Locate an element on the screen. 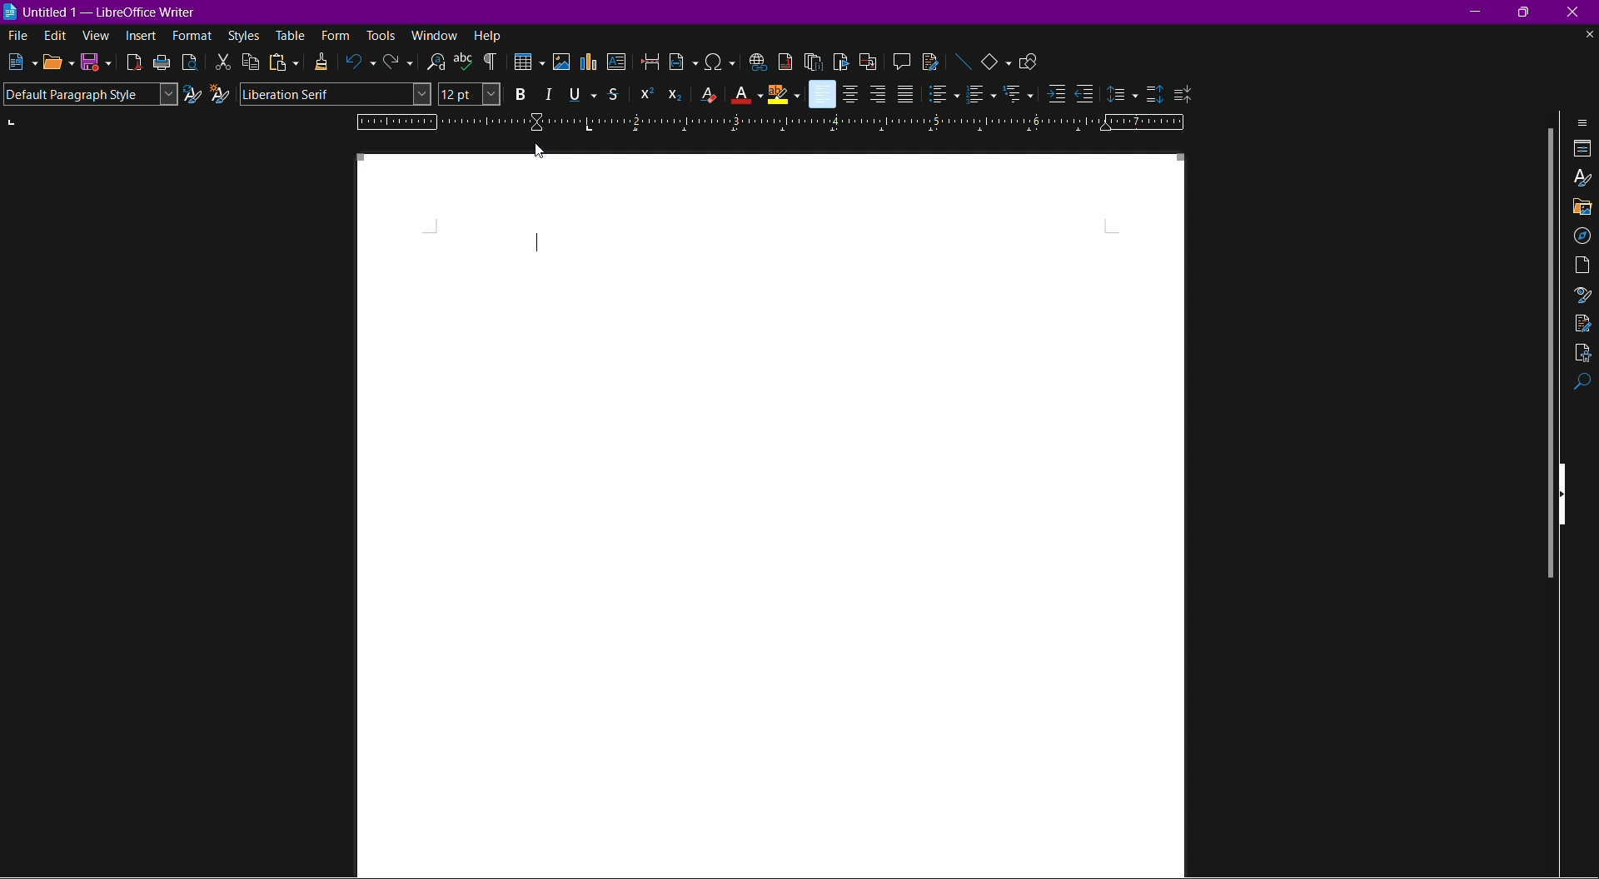 The image size is (1599, 879). Insert new page is located at coordinates (684, 62).